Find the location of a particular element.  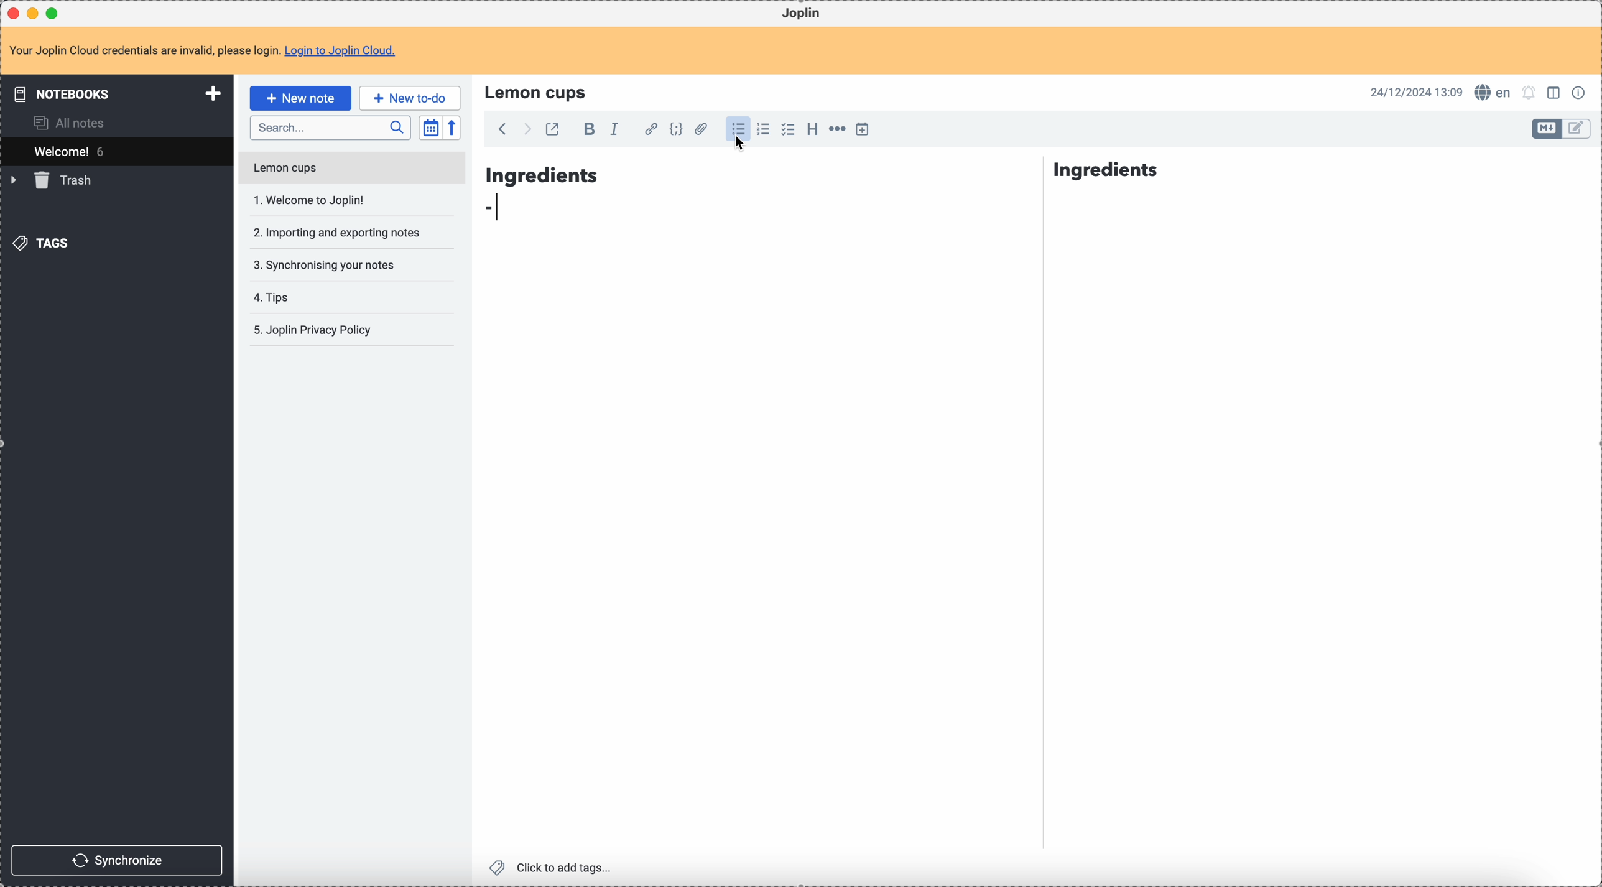

search bar is located at coordinates (330, 128).